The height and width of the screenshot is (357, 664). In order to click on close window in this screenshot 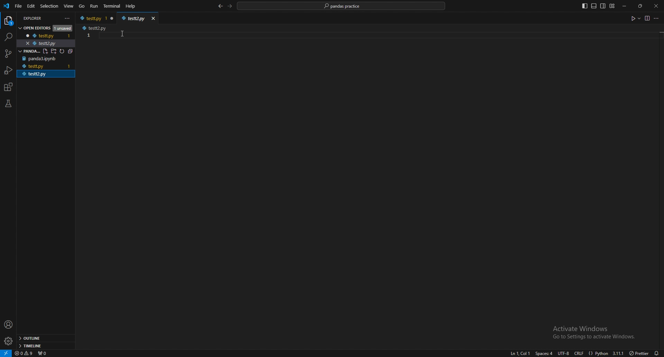, I will do `click(112, 18)`.